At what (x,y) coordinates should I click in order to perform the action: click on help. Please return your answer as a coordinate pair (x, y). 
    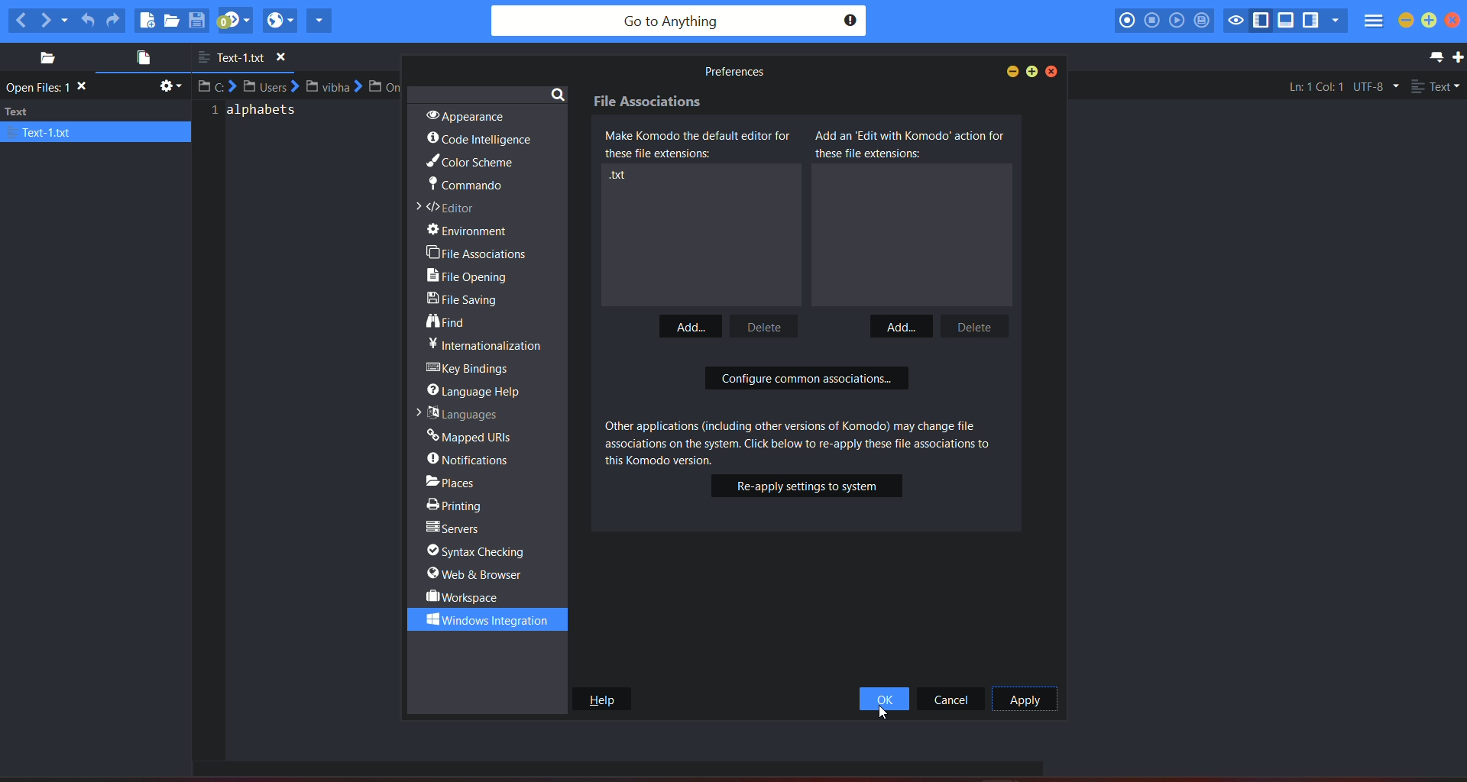
    Looking at the image, I should click on (601, 699).